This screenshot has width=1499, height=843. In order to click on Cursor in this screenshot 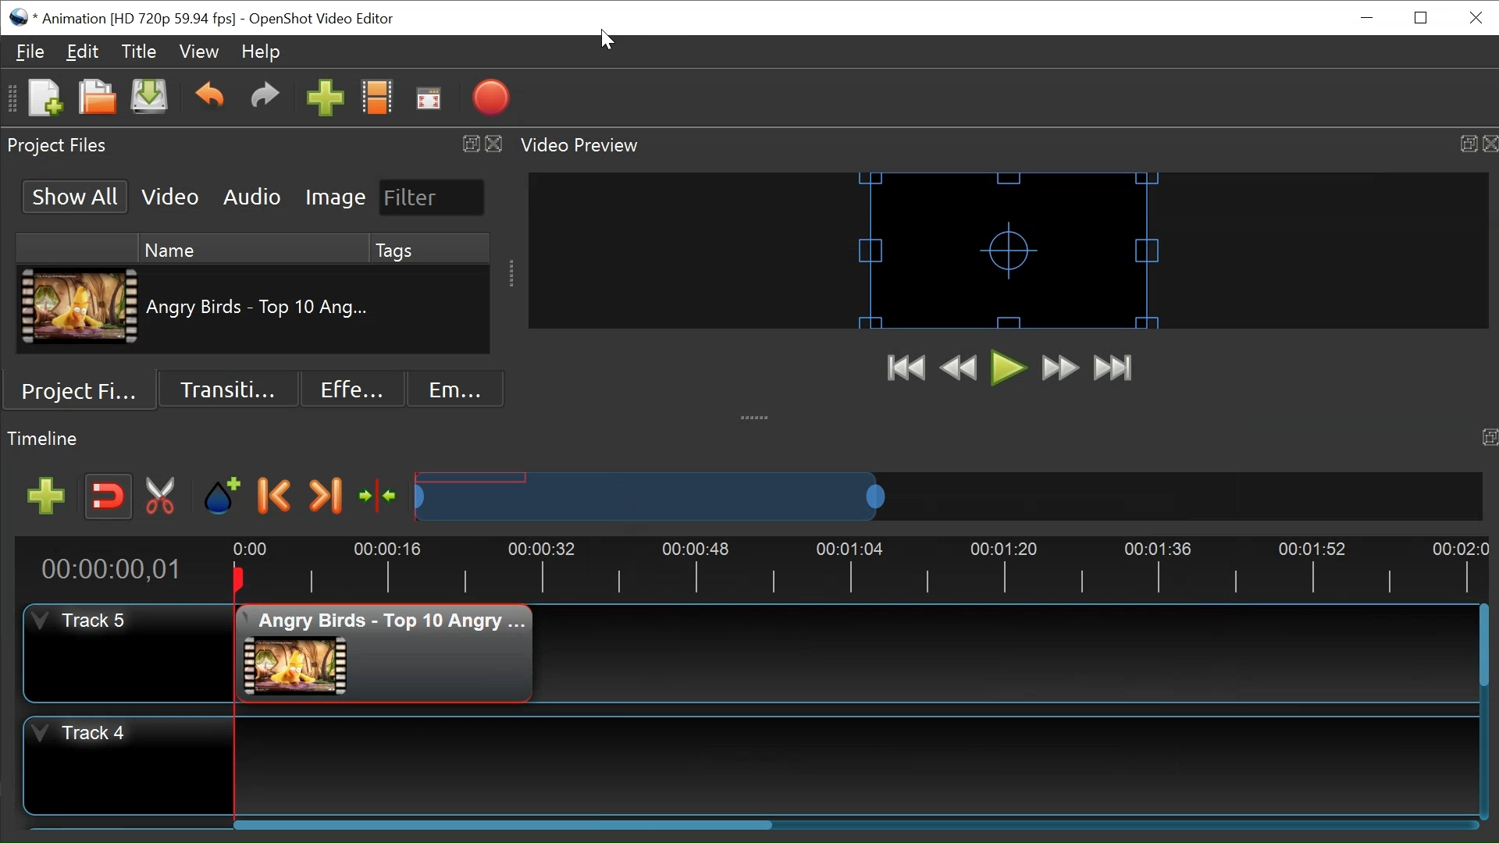, I will do `click(604, 43)`.